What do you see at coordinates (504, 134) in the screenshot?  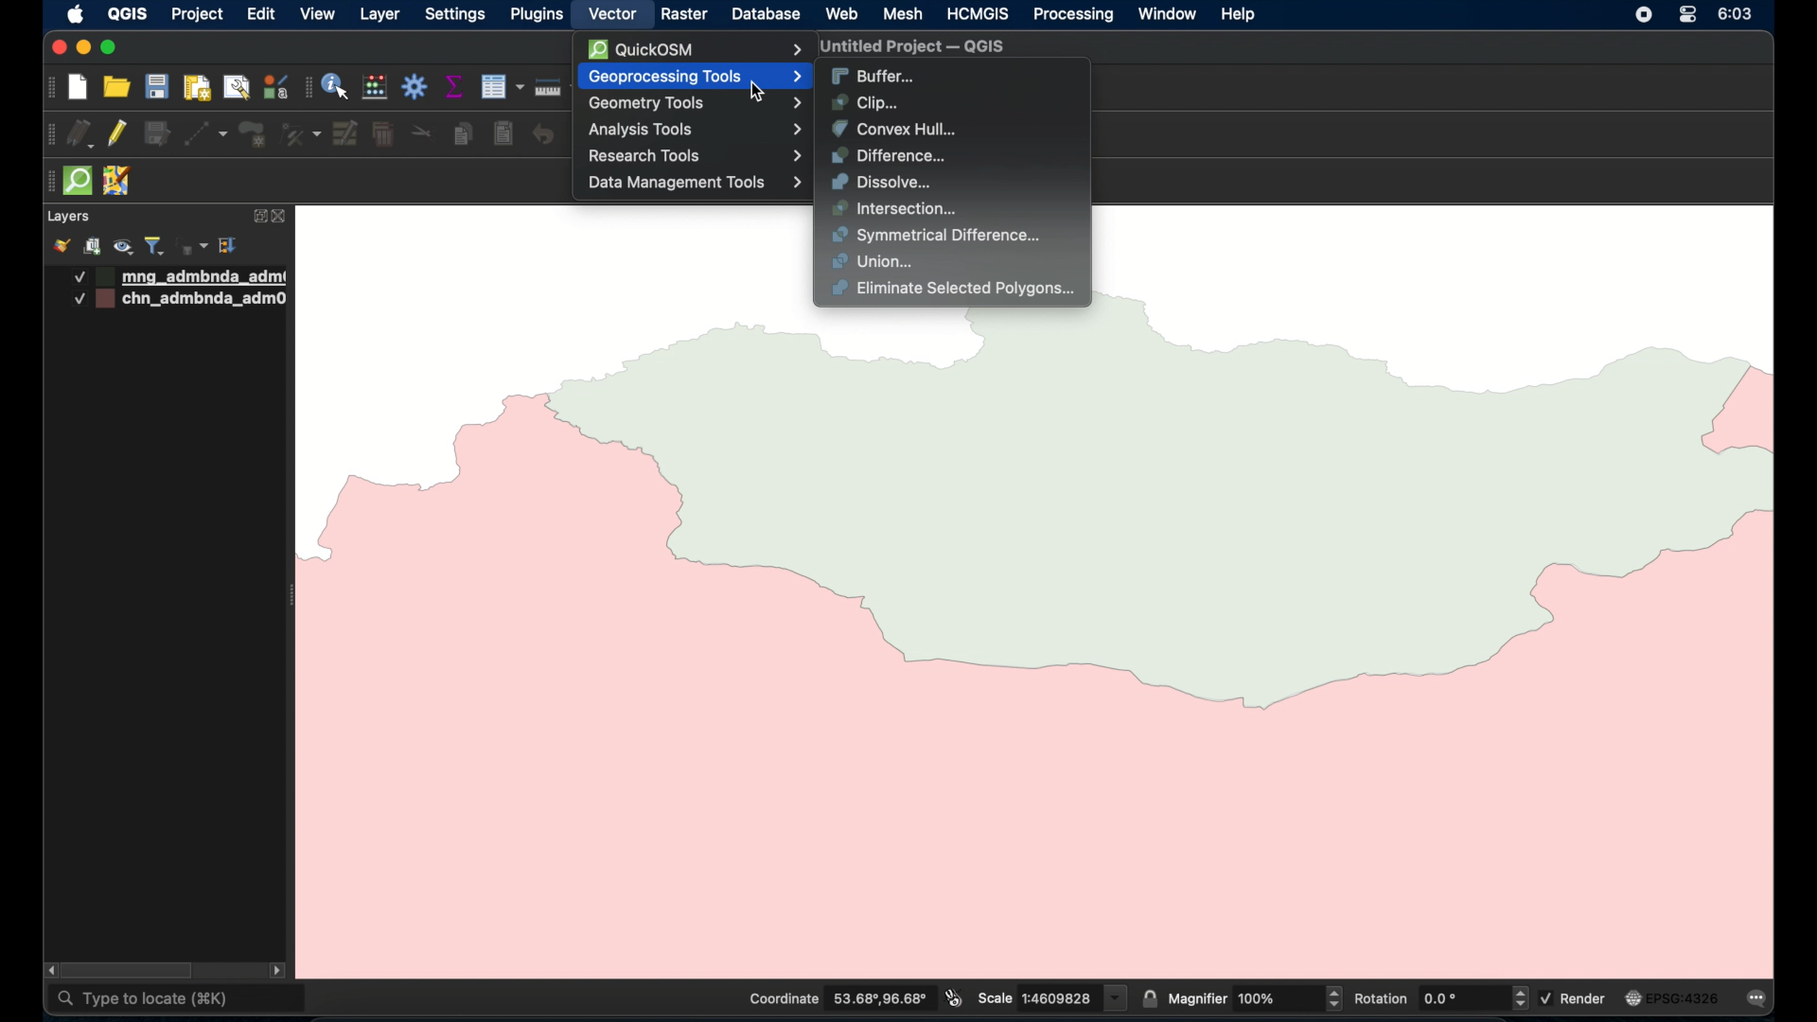 I see `paste features` at bounding box center [504, 134].